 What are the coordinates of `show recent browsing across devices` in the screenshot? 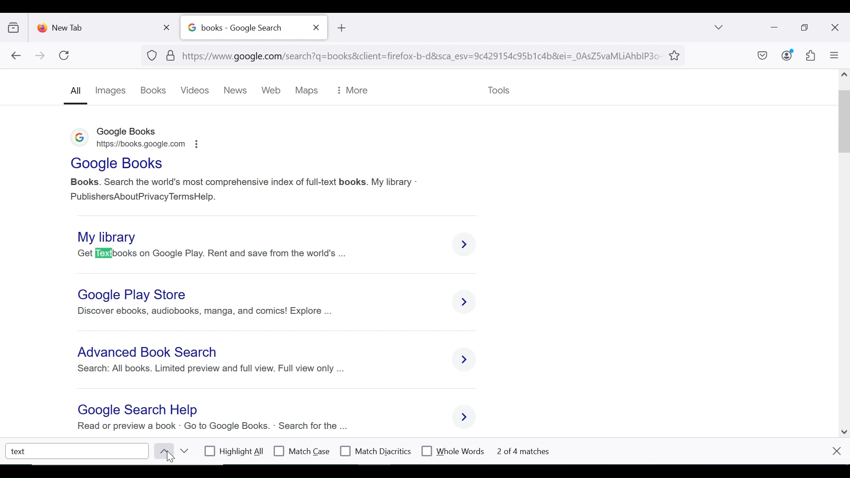 It's located at (15, 26).